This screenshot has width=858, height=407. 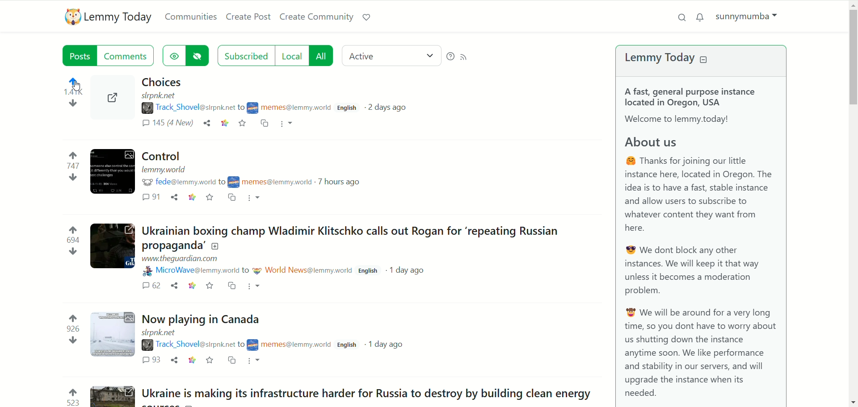 What do you see at coordinates (151, 198) in the screenshot?
I see `91 comments` at bounding box center [151, 198].